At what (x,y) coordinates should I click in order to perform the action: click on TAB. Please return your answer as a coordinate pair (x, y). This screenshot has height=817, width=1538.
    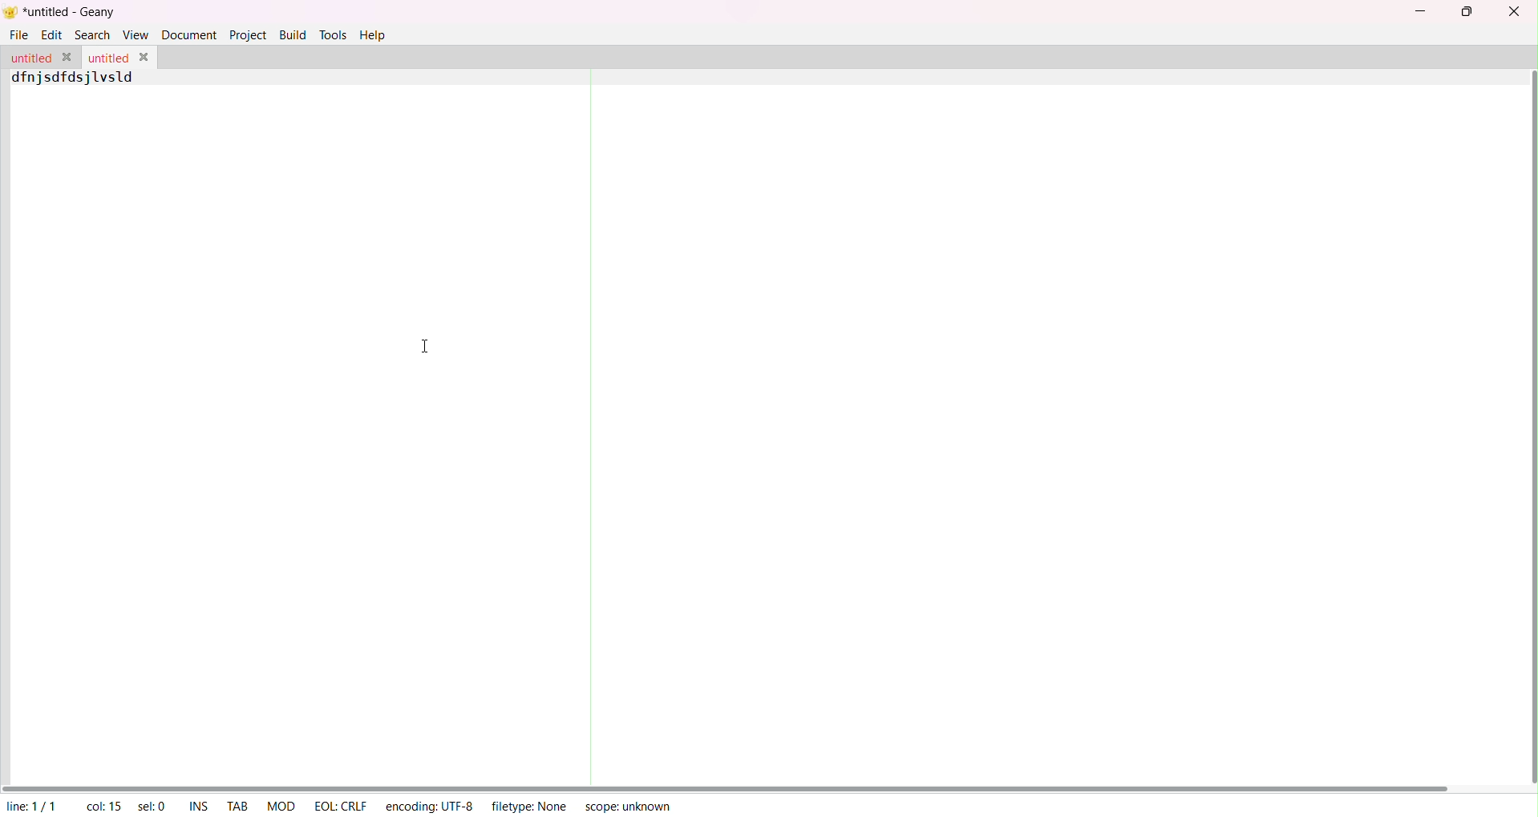
    Looking at the image, I should click on (239, 803).